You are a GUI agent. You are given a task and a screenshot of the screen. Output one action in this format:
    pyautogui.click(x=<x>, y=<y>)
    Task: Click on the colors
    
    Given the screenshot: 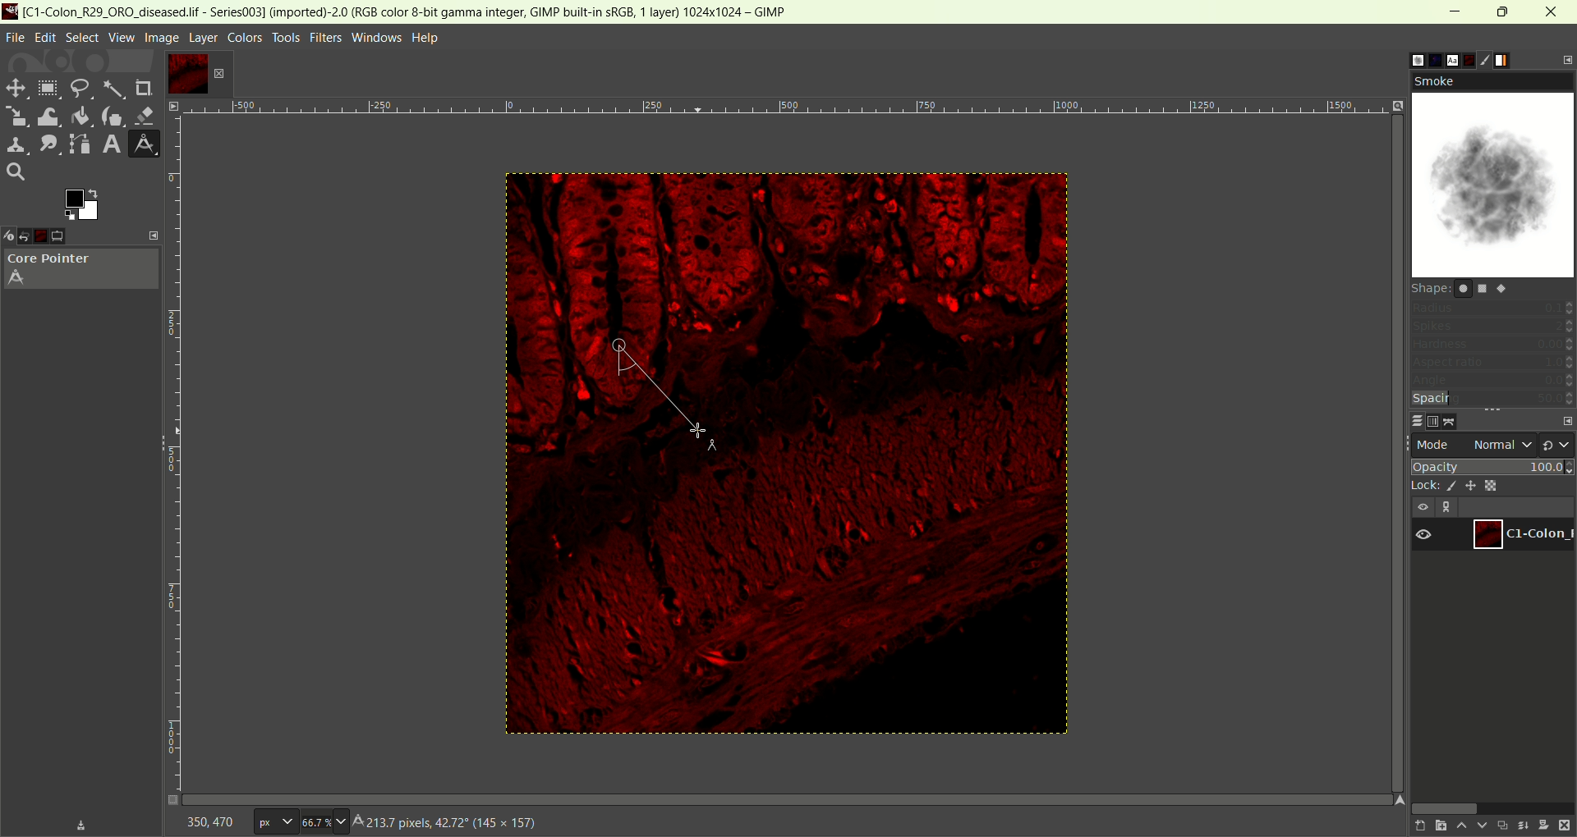 What is the action you would take?
    pyautogui.click(x=246, y=38)
    